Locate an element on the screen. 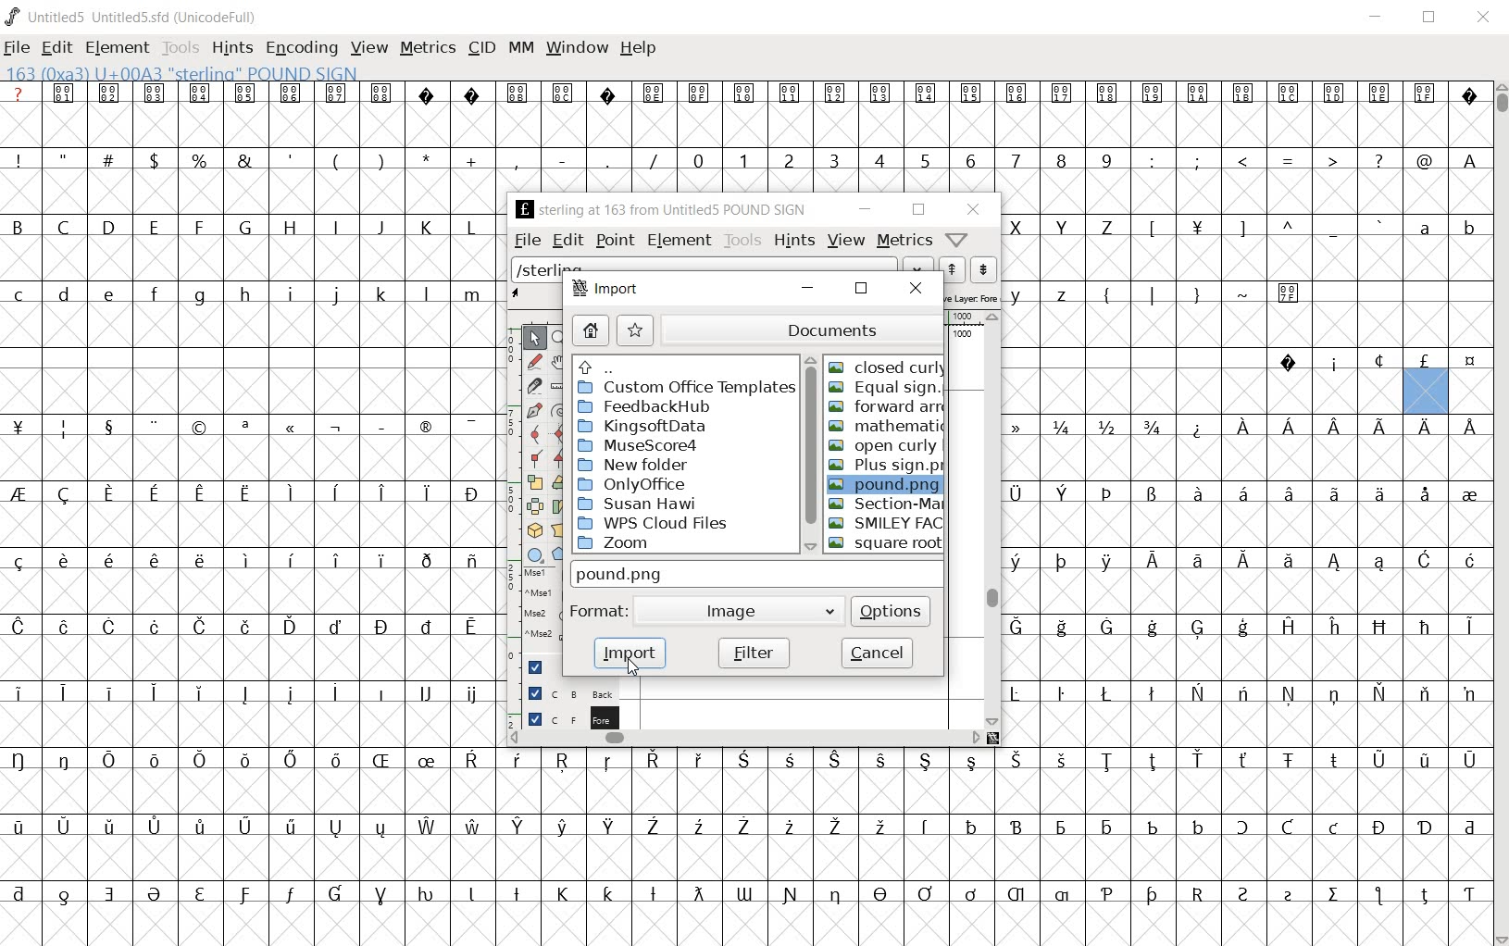  OnlyOffice is located at coordinates (637, 481).